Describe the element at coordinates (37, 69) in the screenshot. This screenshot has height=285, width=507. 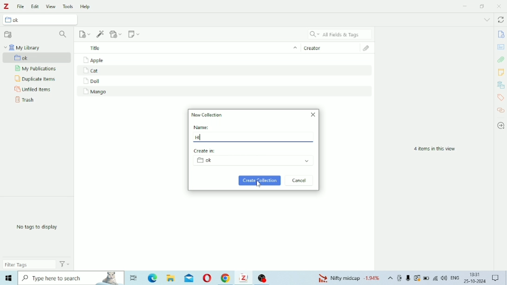
I see `My Publications` at that location.